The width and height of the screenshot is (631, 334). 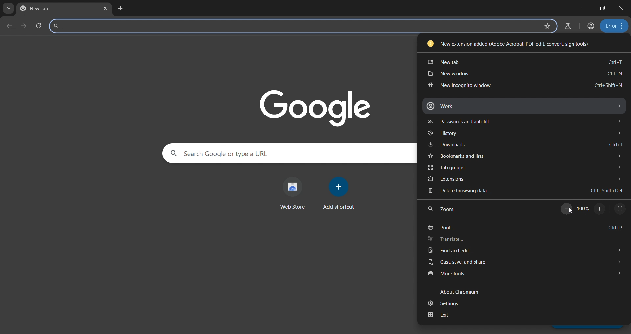 I want to click on history, so click(x=525, y=133).